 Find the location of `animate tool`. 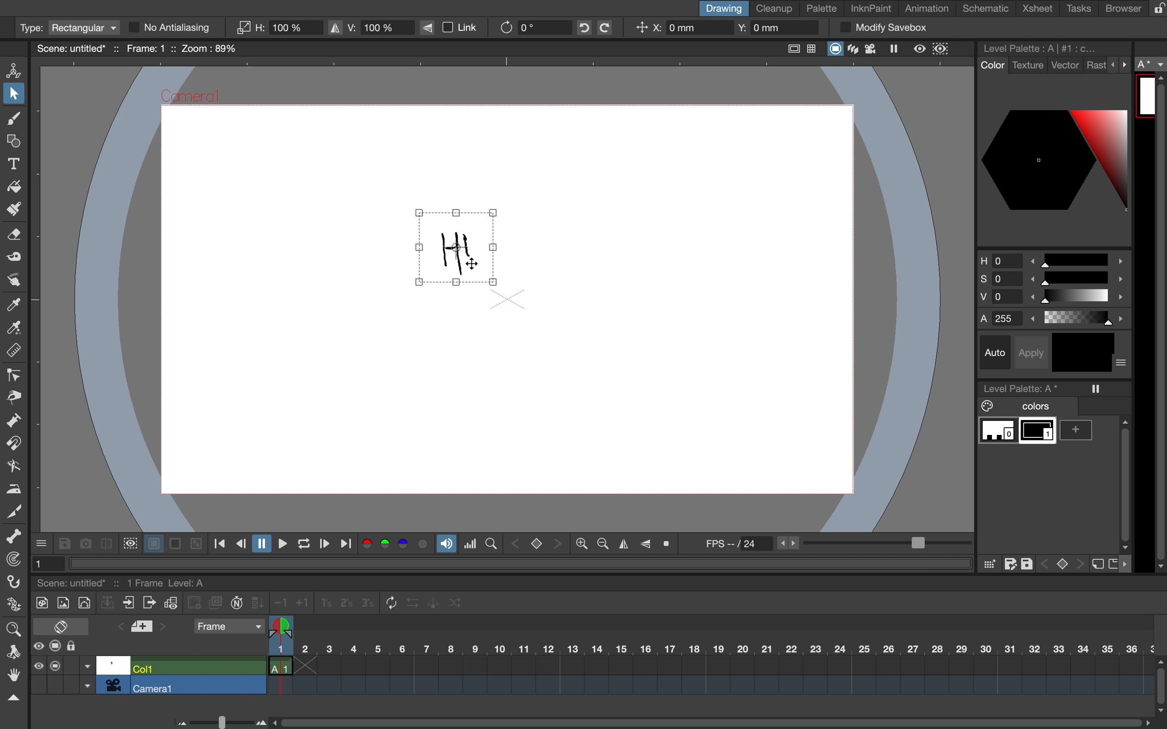

animate tool is located at coordinates (17, 69).